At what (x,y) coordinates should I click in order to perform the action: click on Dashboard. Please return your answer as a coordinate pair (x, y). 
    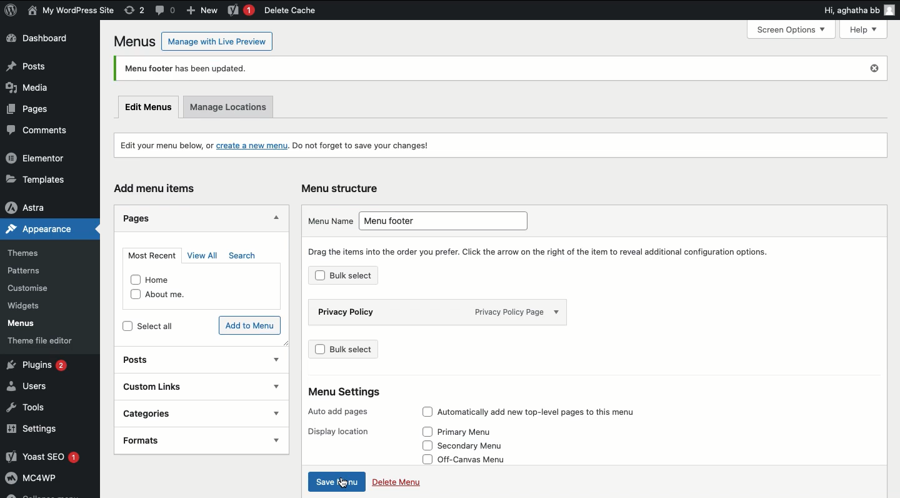
    Looking at the image, I should click on (44, 40).